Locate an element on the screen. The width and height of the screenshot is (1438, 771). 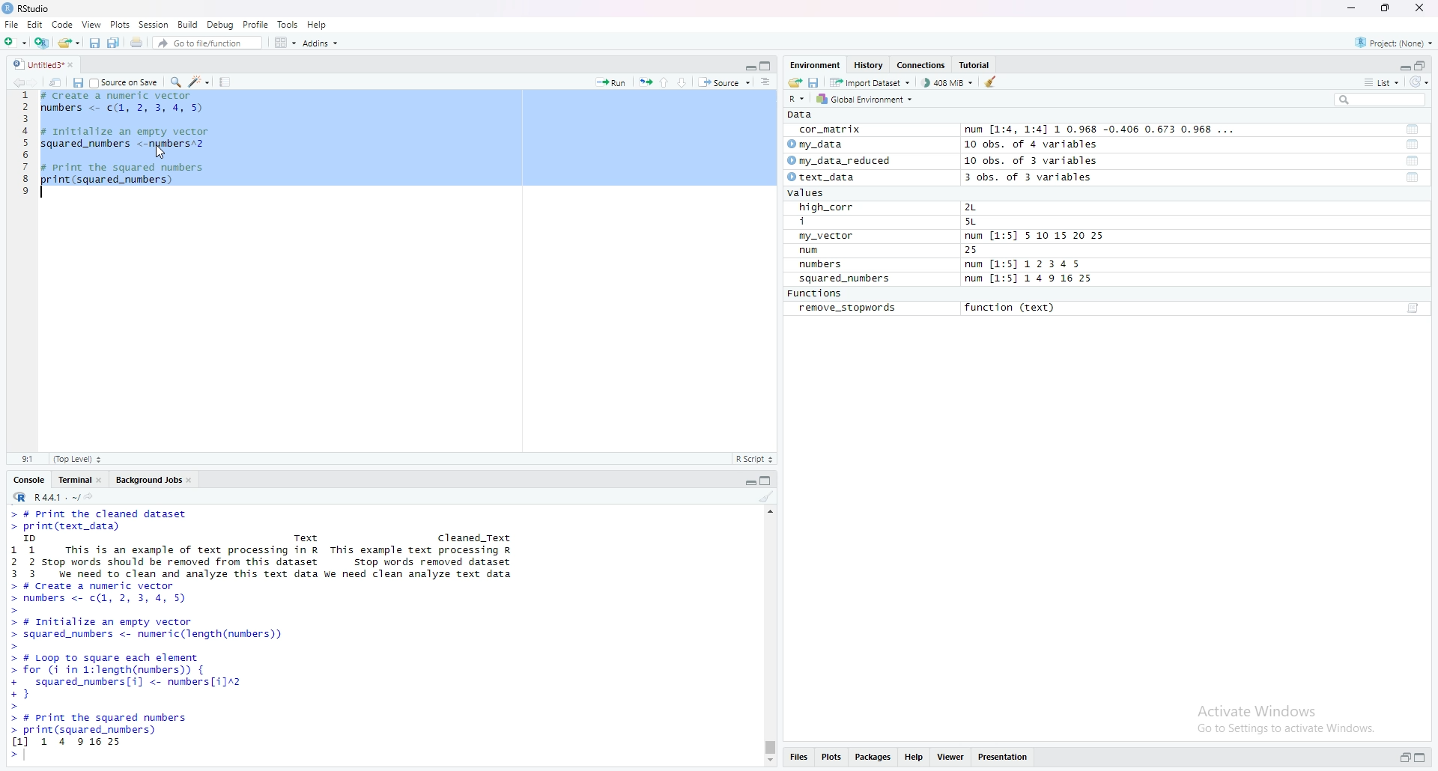
(Top Level) is located at coordinates (77, 459).